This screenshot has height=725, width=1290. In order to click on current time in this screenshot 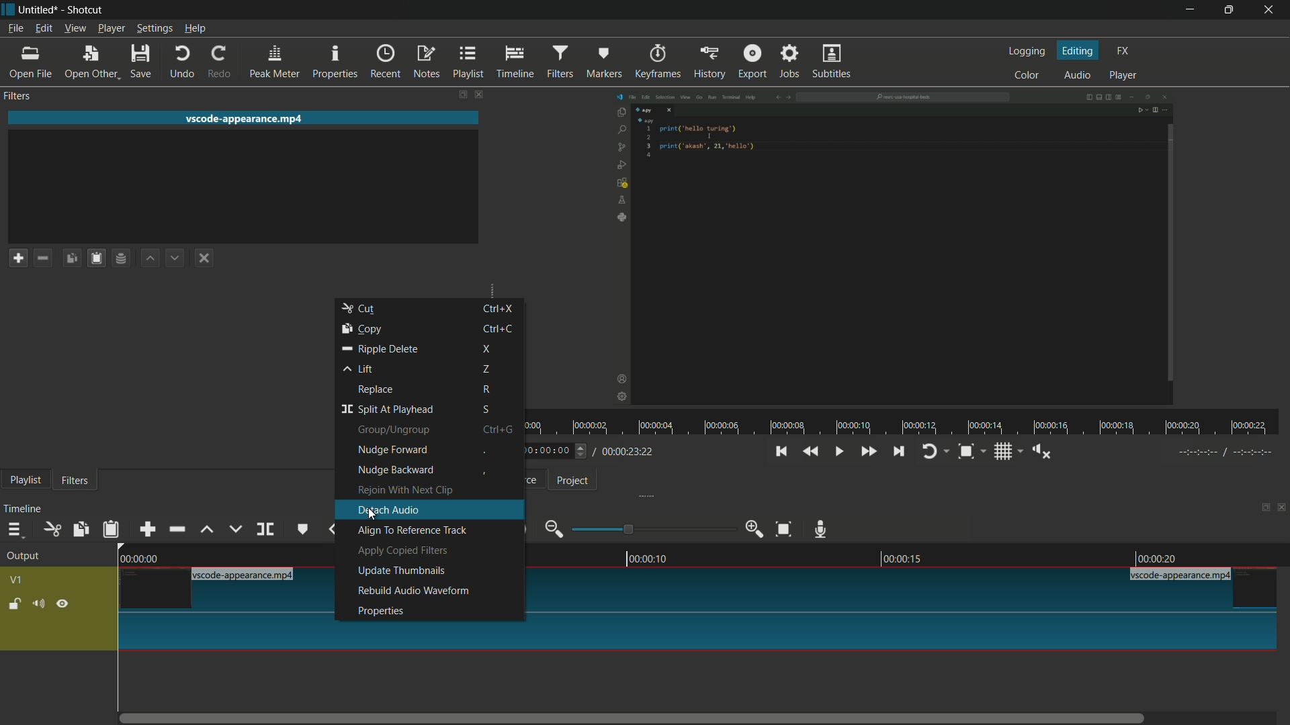, I will do `click(548, 451)`.